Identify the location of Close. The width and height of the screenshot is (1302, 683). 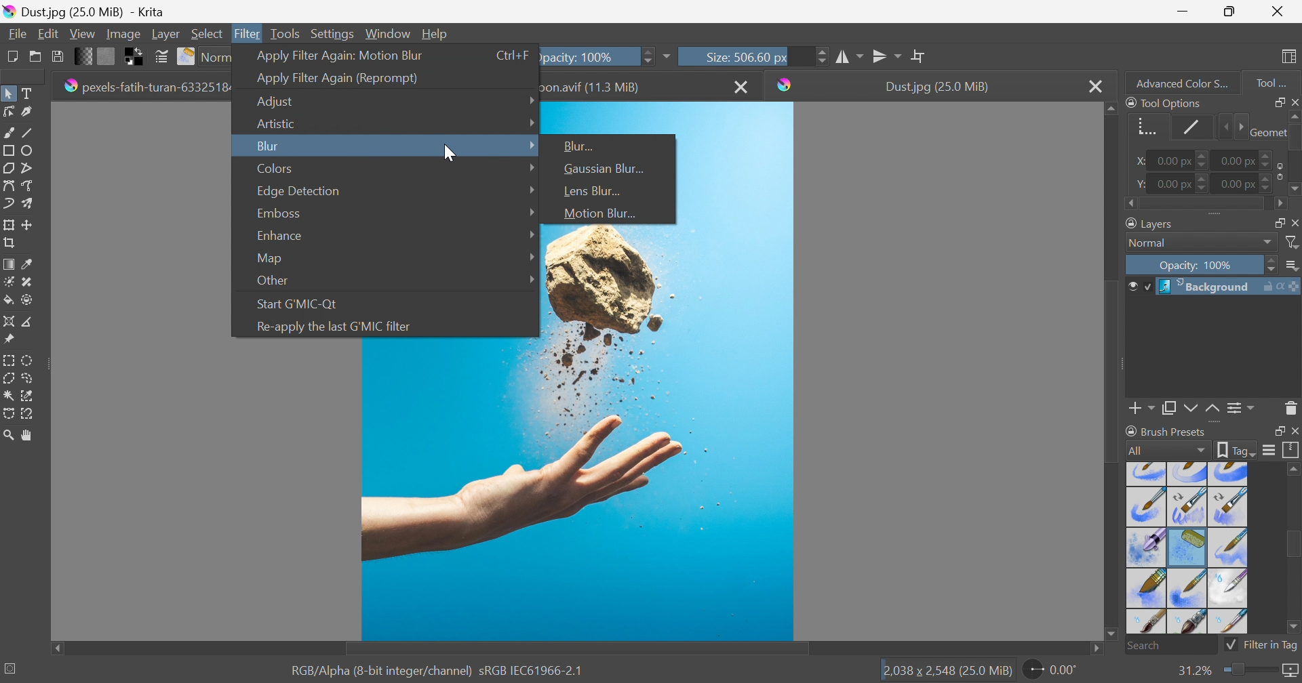
(1278, 12).